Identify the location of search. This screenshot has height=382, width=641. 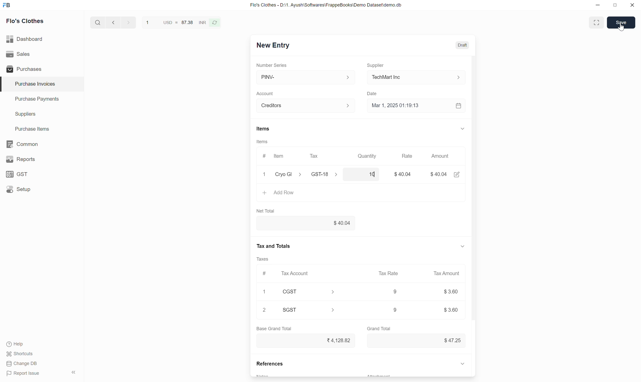
(97, 21).